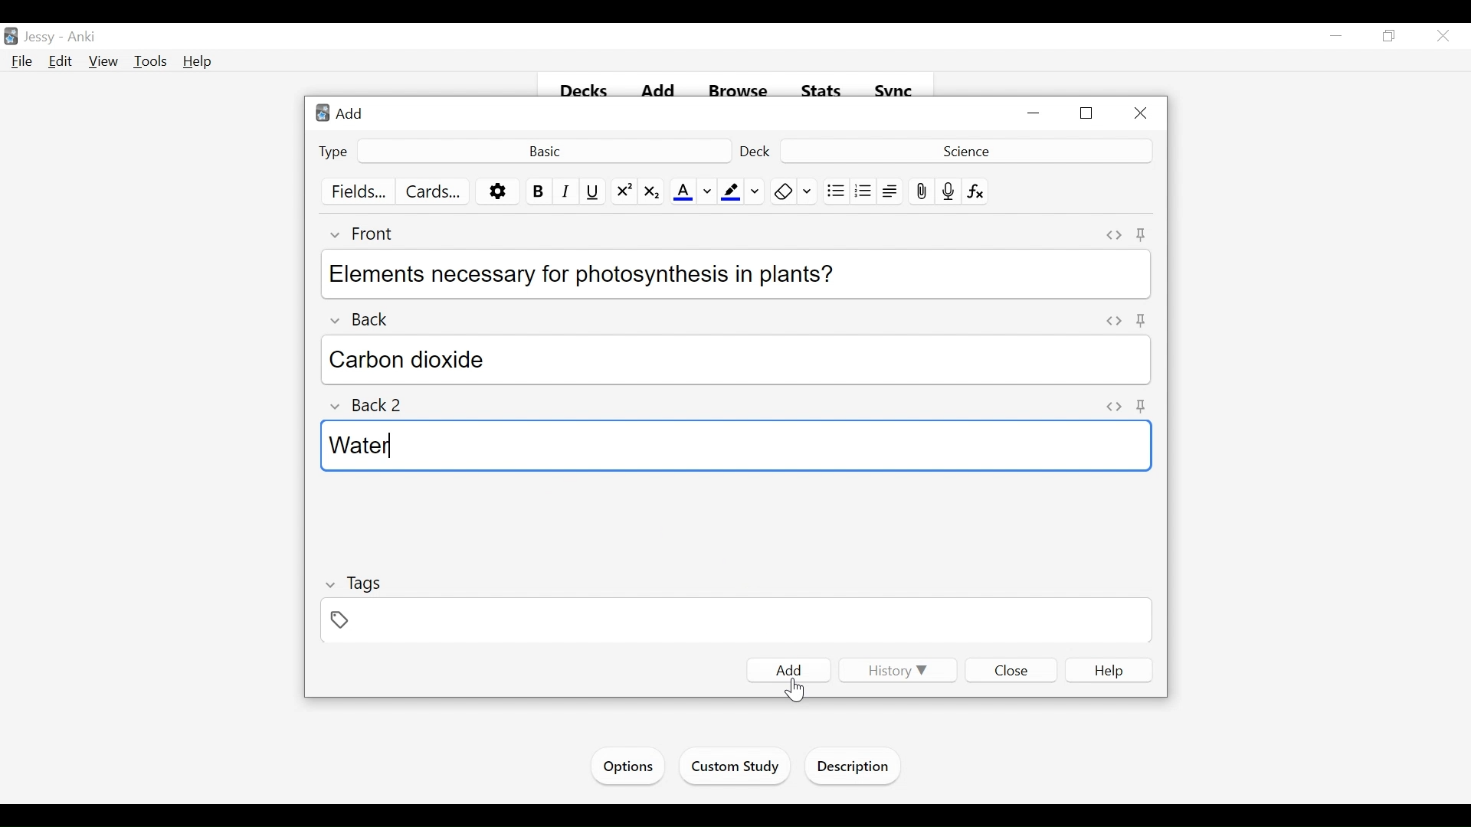  Describe the element at coordinates (794, 686) in the screenshot. I see `Cursor` at that location.